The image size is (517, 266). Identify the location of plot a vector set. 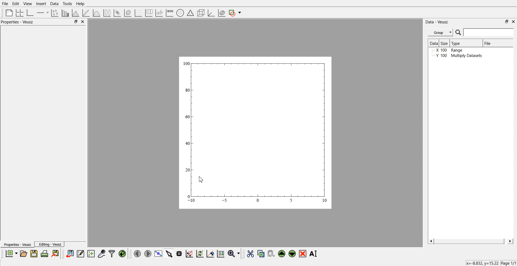
(139, 13).